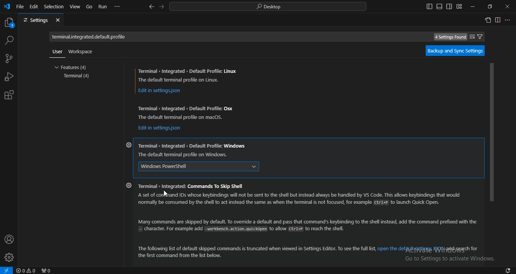 The image size is (516, 274). Describe the element at coordinates (82, 51) in the screenshot. I see `workspace` at that location.